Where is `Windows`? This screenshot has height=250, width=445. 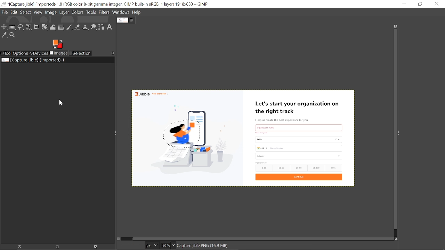
Windows is located at coordinates (121, 13).